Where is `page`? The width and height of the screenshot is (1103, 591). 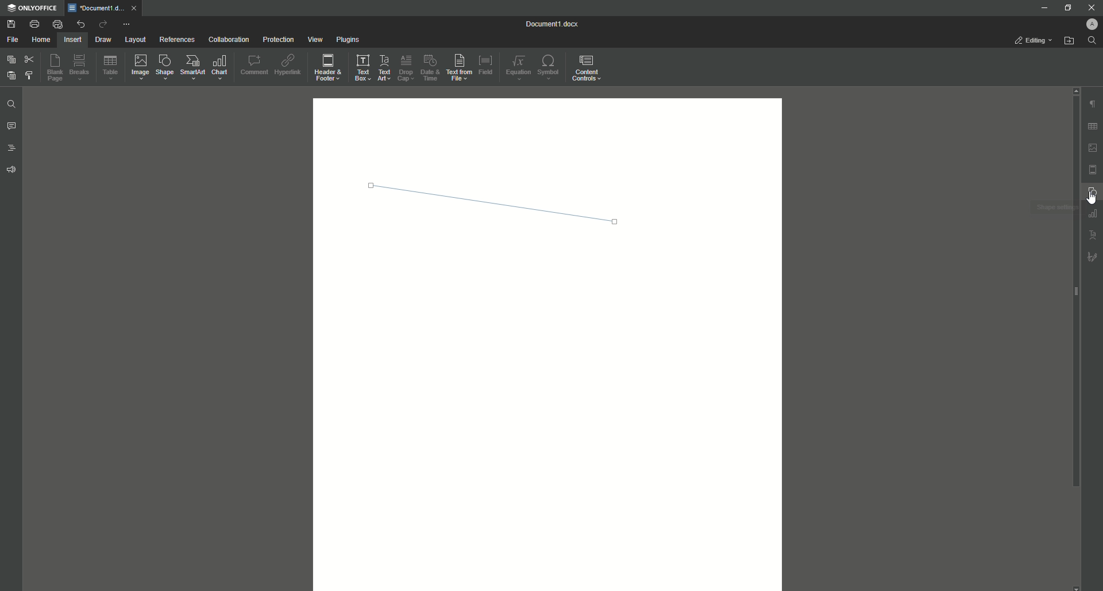
page is located at coordinates (1093, 169).